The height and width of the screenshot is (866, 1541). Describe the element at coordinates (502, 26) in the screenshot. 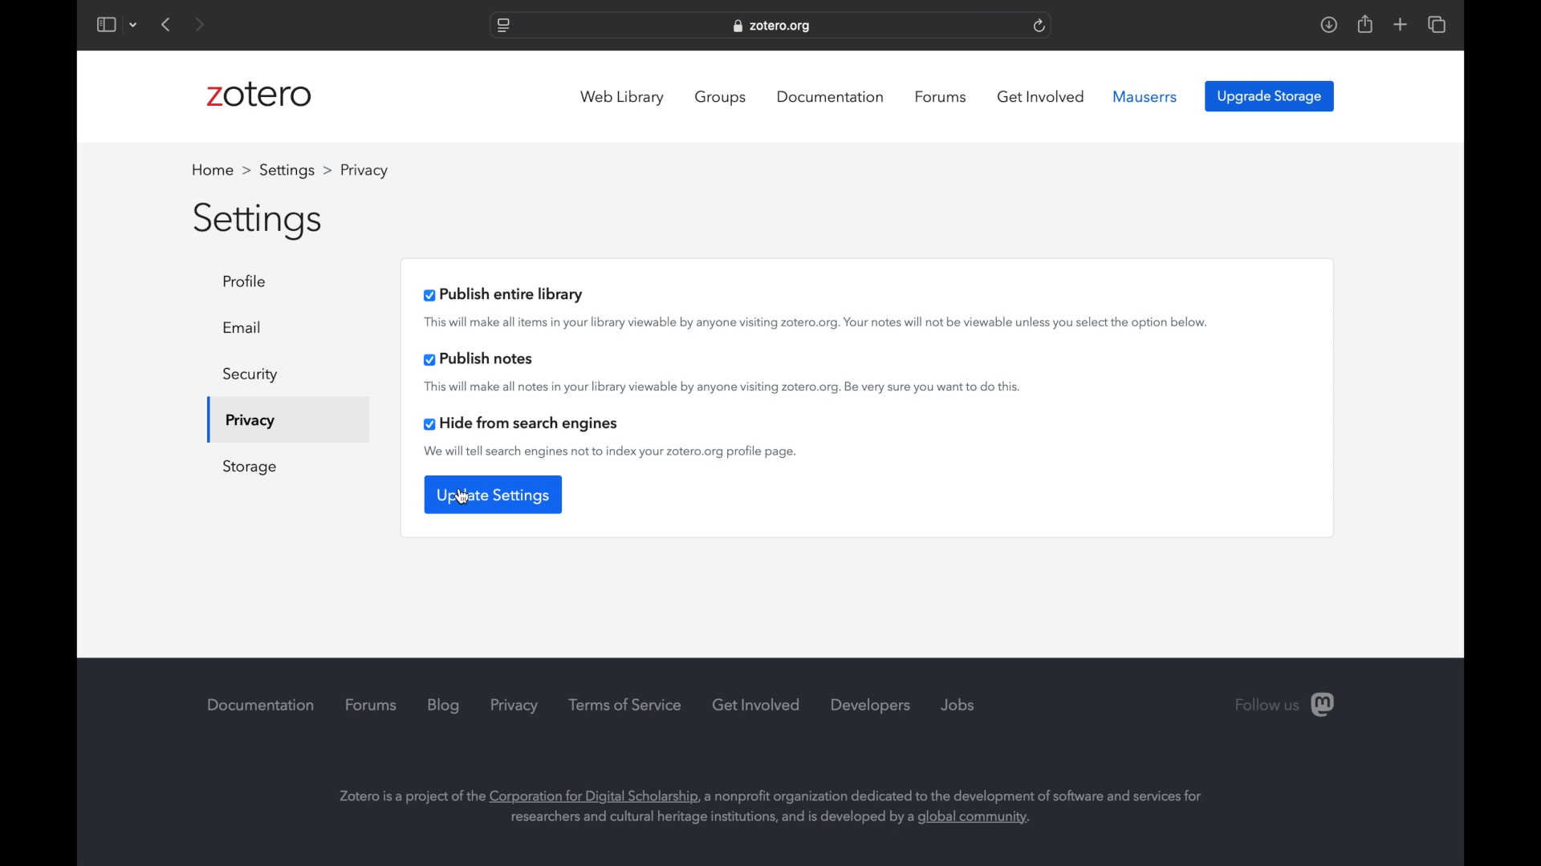

I see `website settings` at that location.